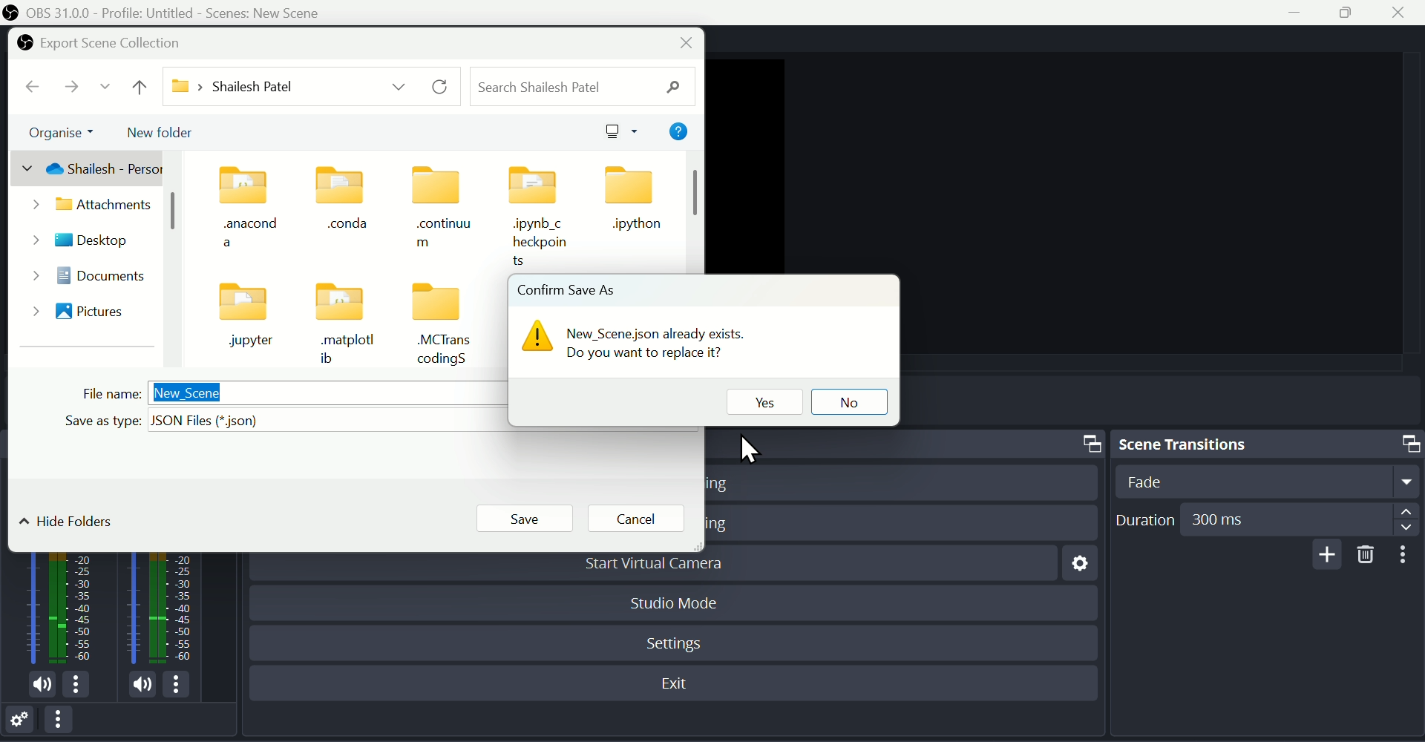 Image resolution: width=1425 pixels, height=742 pixels. Describe the element at coordinates (66, 723) in the screenshot. I see `More options` at that location.